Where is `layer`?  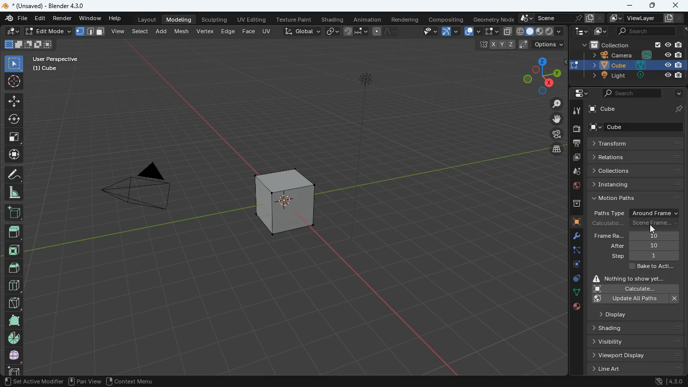 layer is located at coordinates (554, 149).